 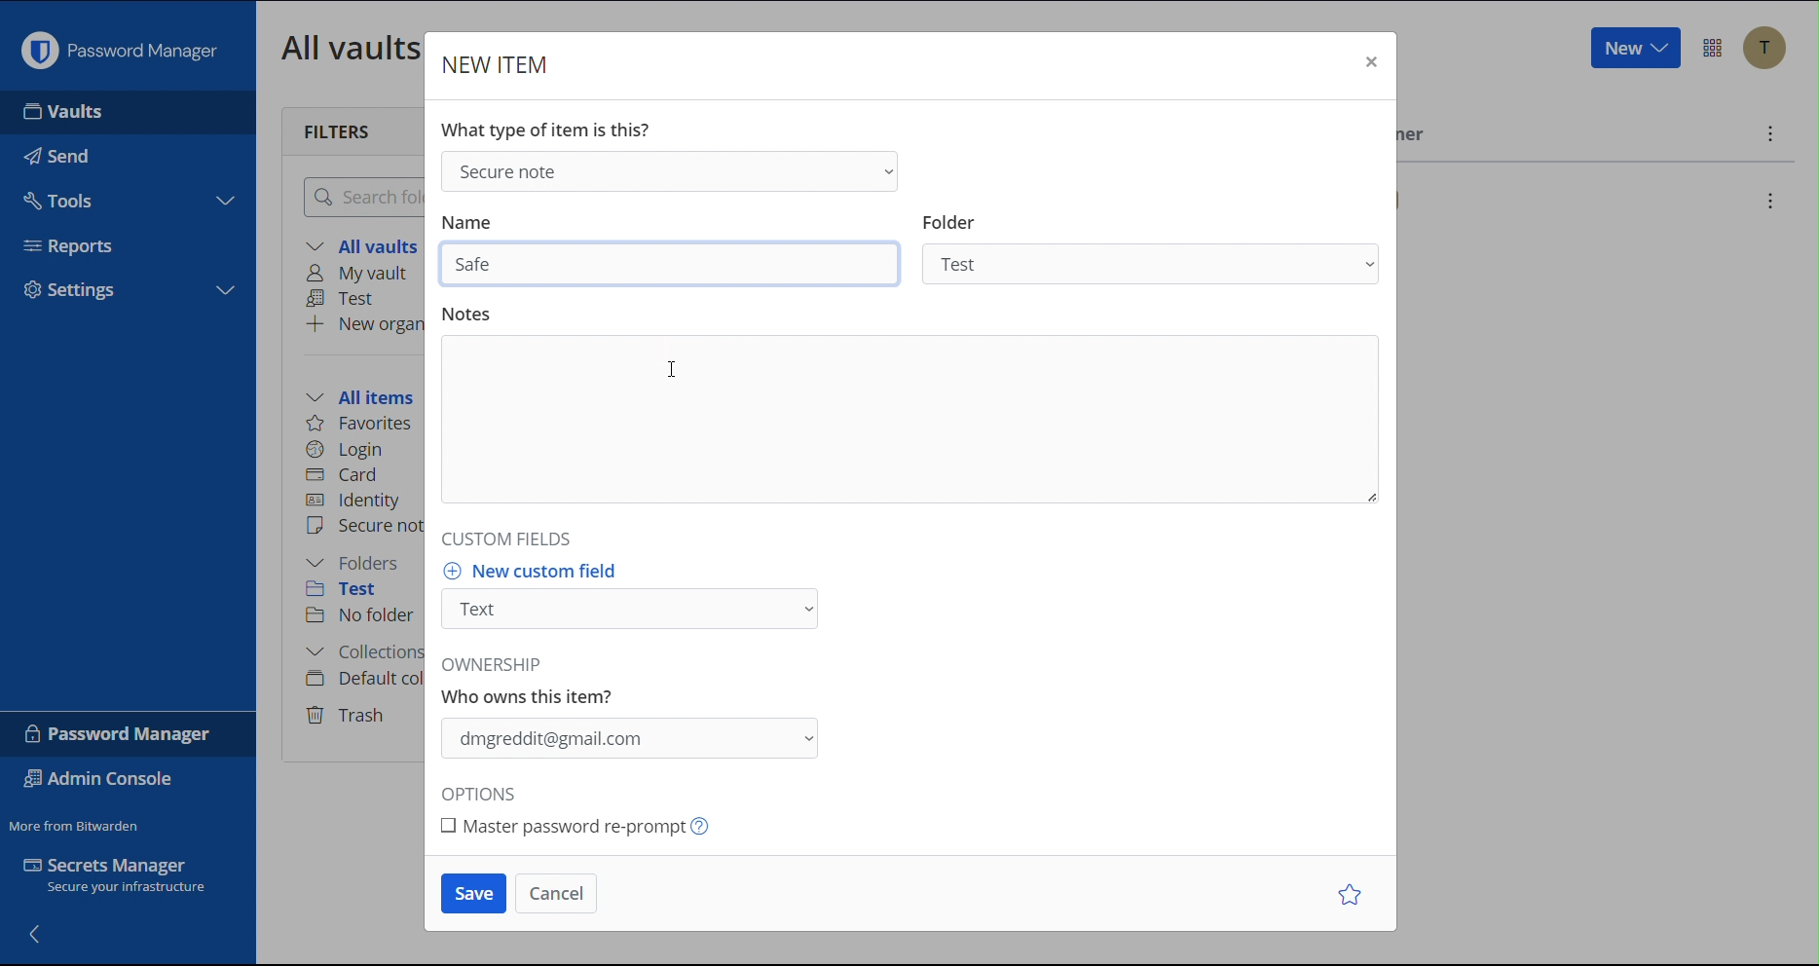 I want to click on Favorites, so click(x=361, y=424).